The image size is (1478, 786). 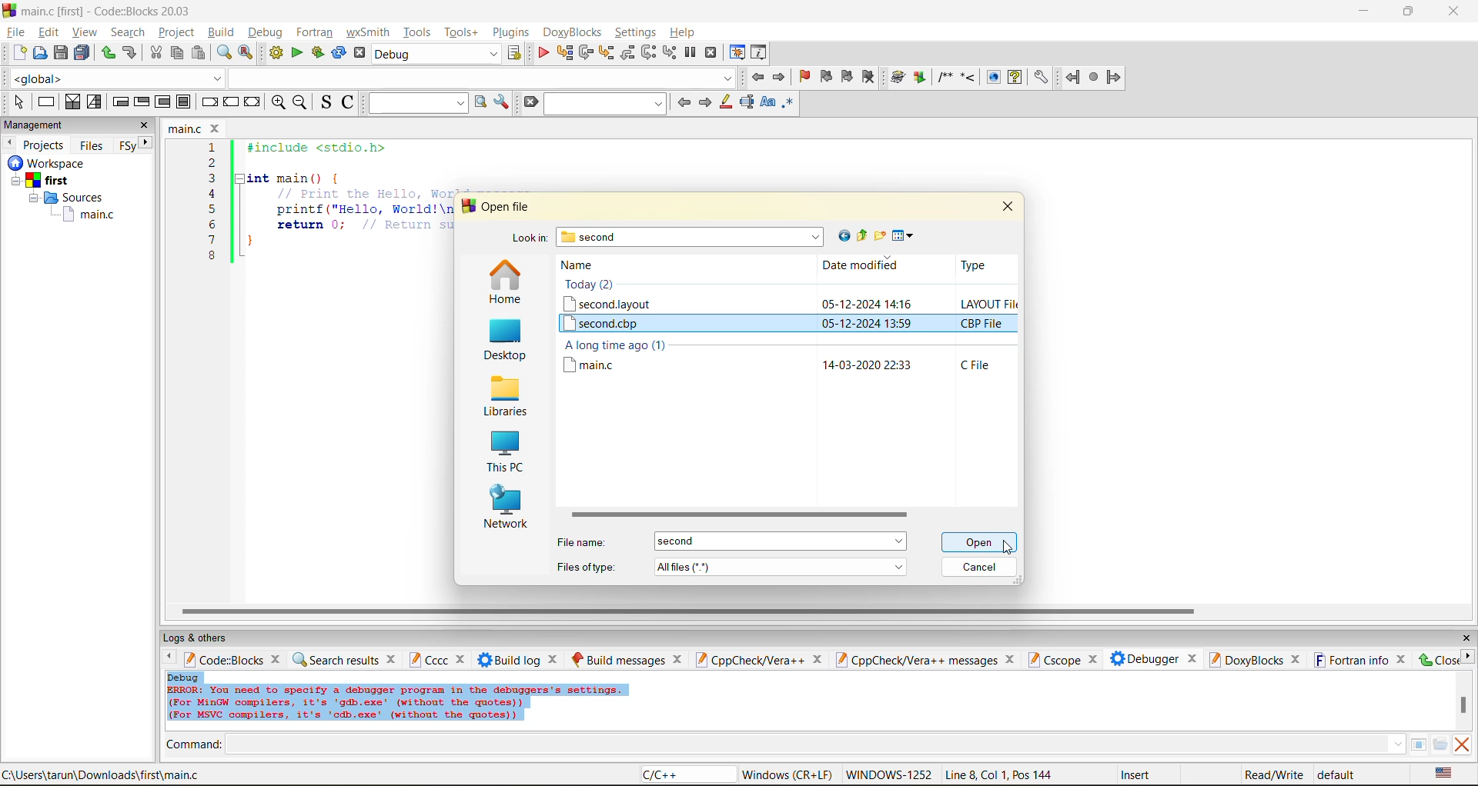 I want to click on undo, so click(x=128, y=53).